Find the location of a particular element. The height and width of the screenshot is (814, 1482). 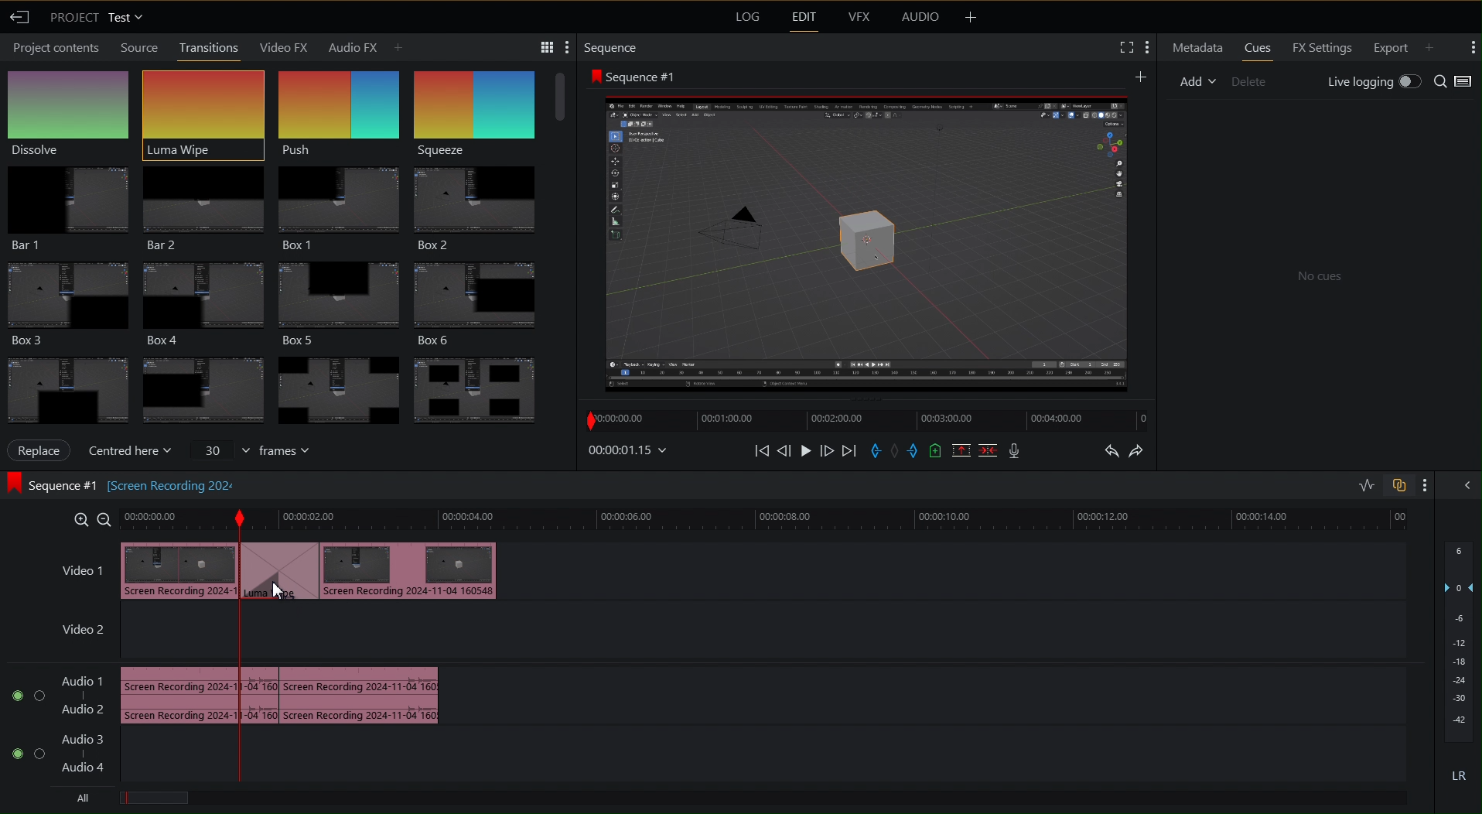

Settings is located at coordinates (1134, 48).